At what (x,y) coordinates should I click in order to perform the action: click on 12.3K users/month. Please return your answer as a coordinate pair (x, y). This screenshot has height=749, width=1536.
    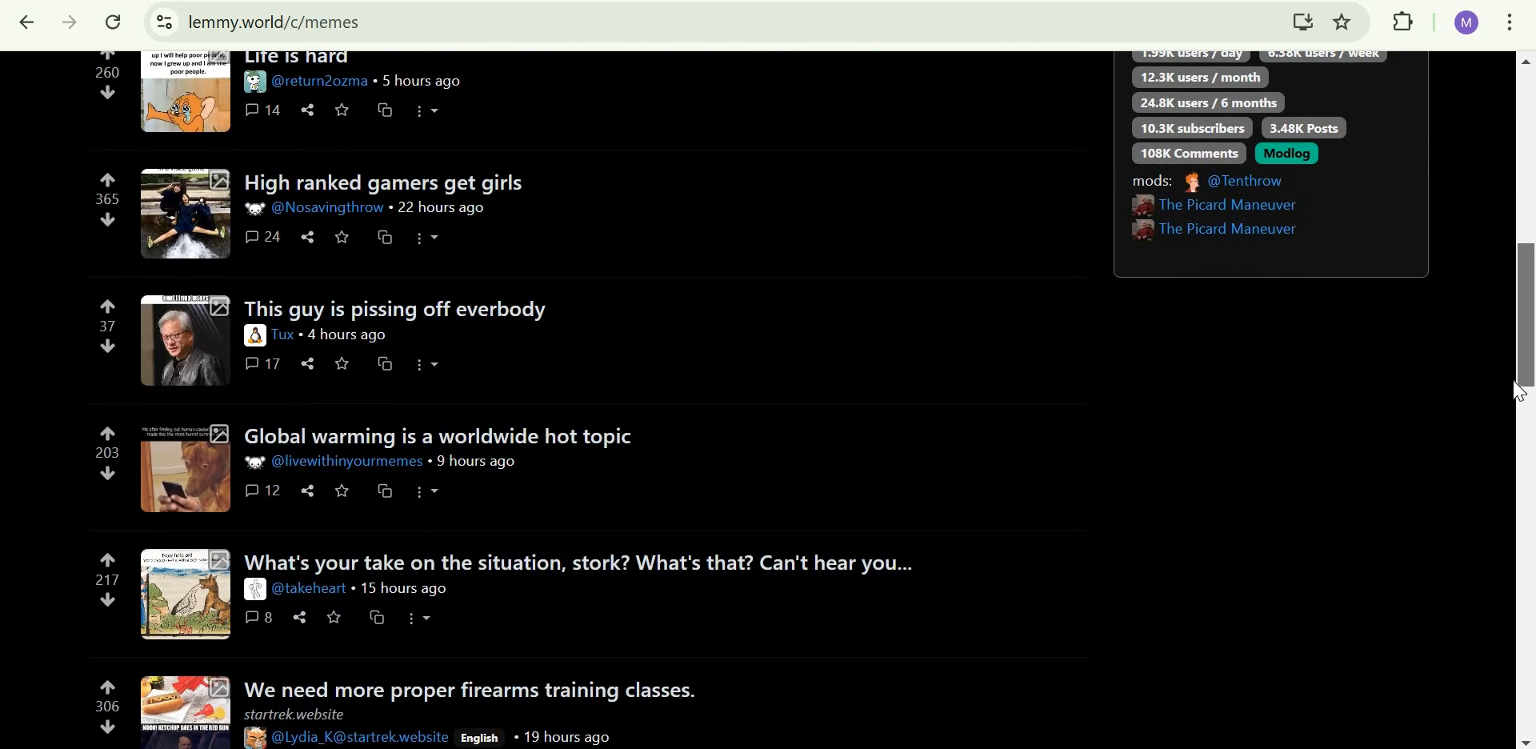
    Looking at the image, I should click on (1200, 76).